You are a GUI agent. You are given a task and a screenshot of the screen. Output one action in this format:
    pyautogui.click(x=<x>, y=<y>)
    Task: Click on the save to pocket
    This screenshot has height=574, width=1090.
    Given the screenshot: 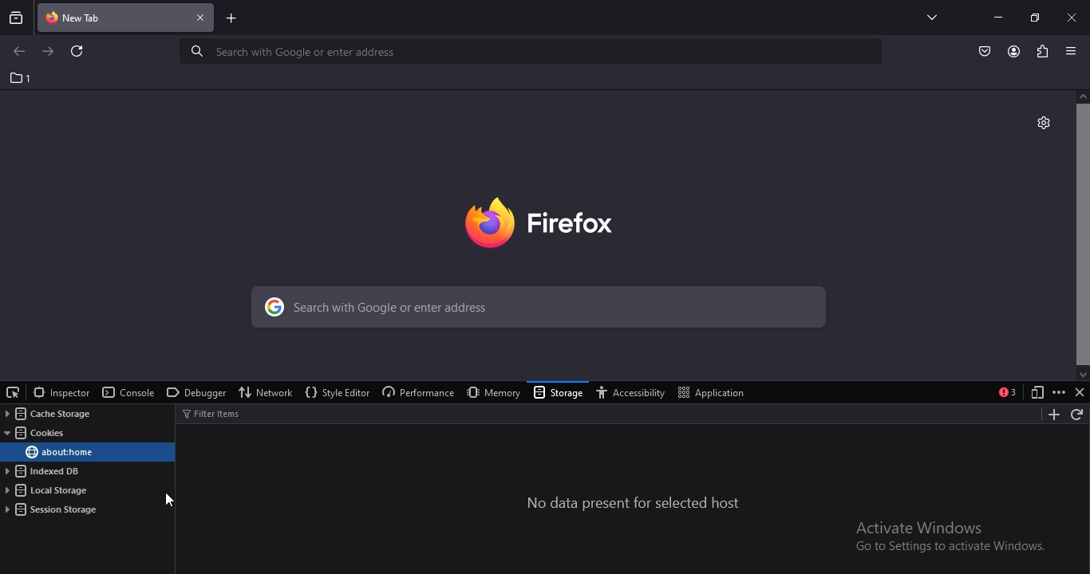 What is the action you would take?
    pyautogui.click(x=985, y=50)
    